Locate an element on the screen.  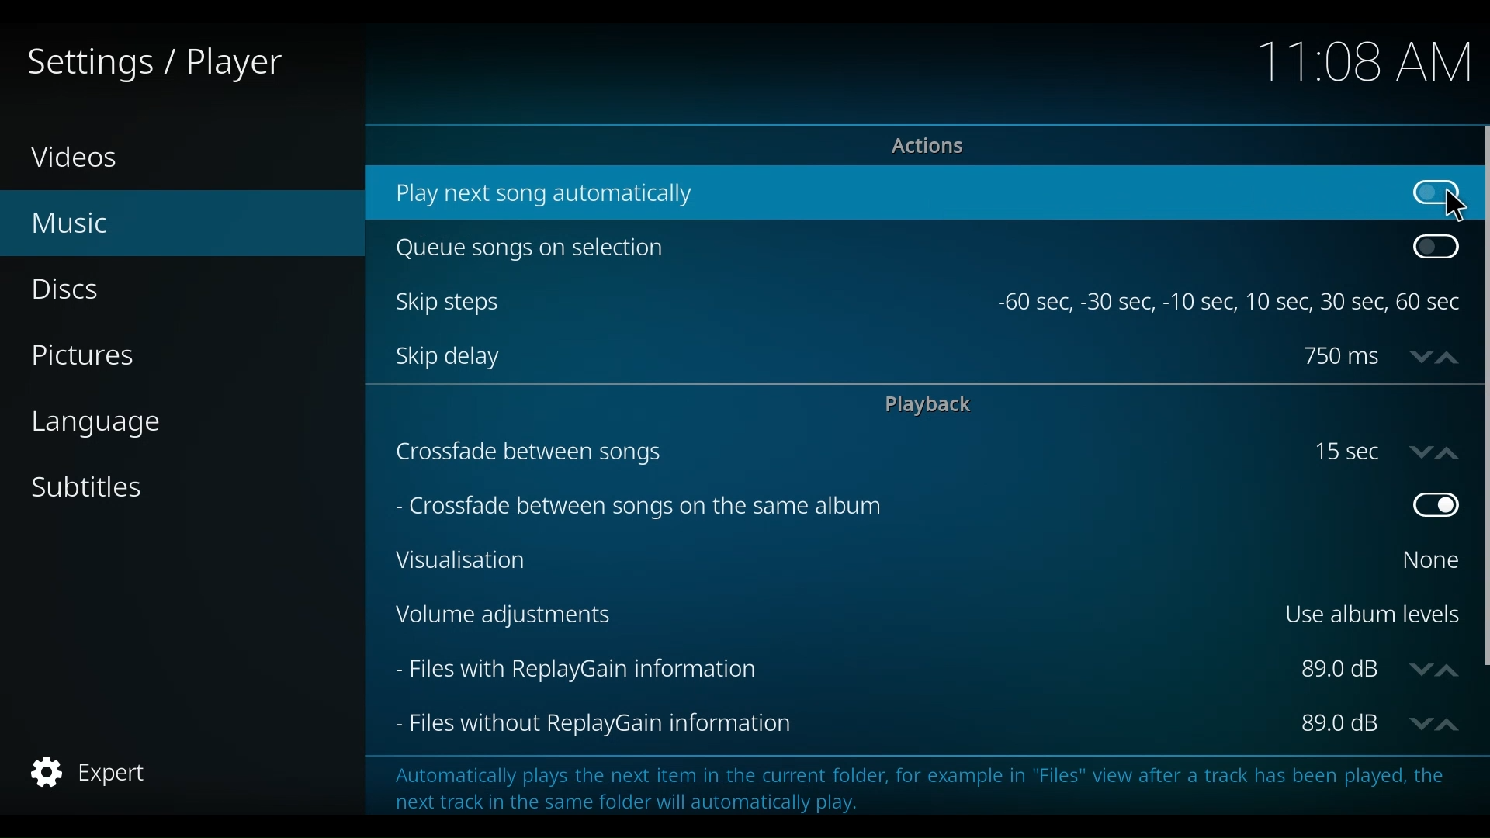
Cursor is located at coordinates (1454, 206).